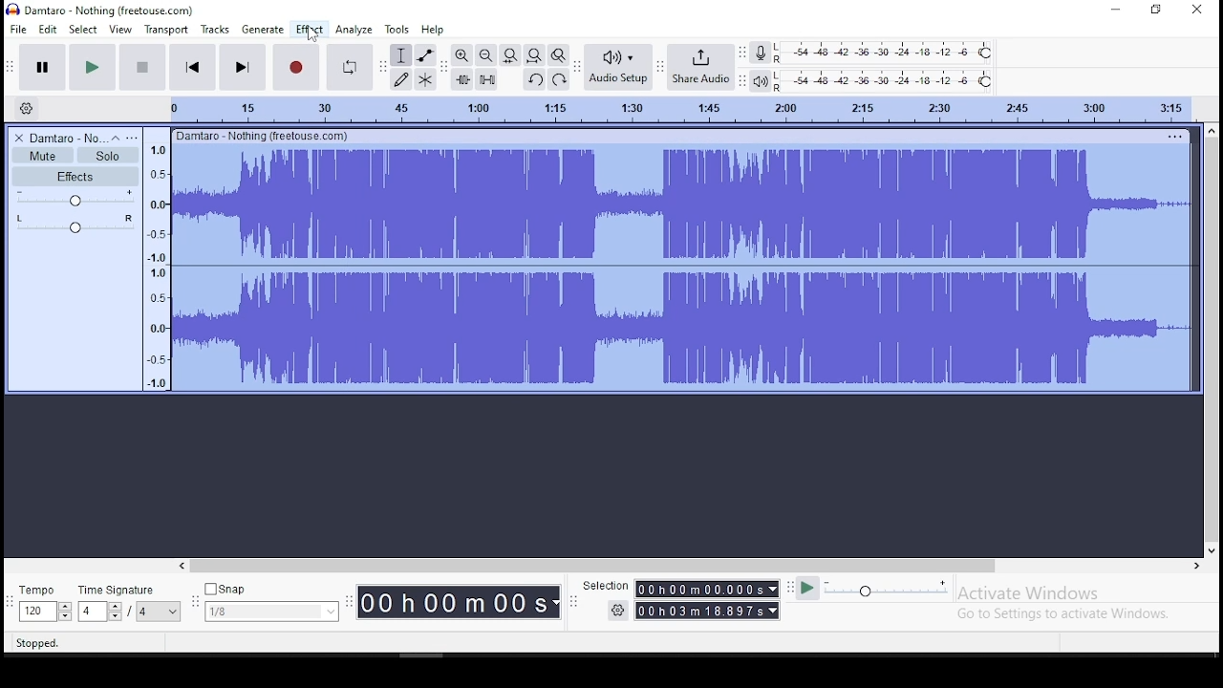  What do you see at coordinates (1211, 549) in the screenshot?
I see `down` at bounding box center [1211, 549].